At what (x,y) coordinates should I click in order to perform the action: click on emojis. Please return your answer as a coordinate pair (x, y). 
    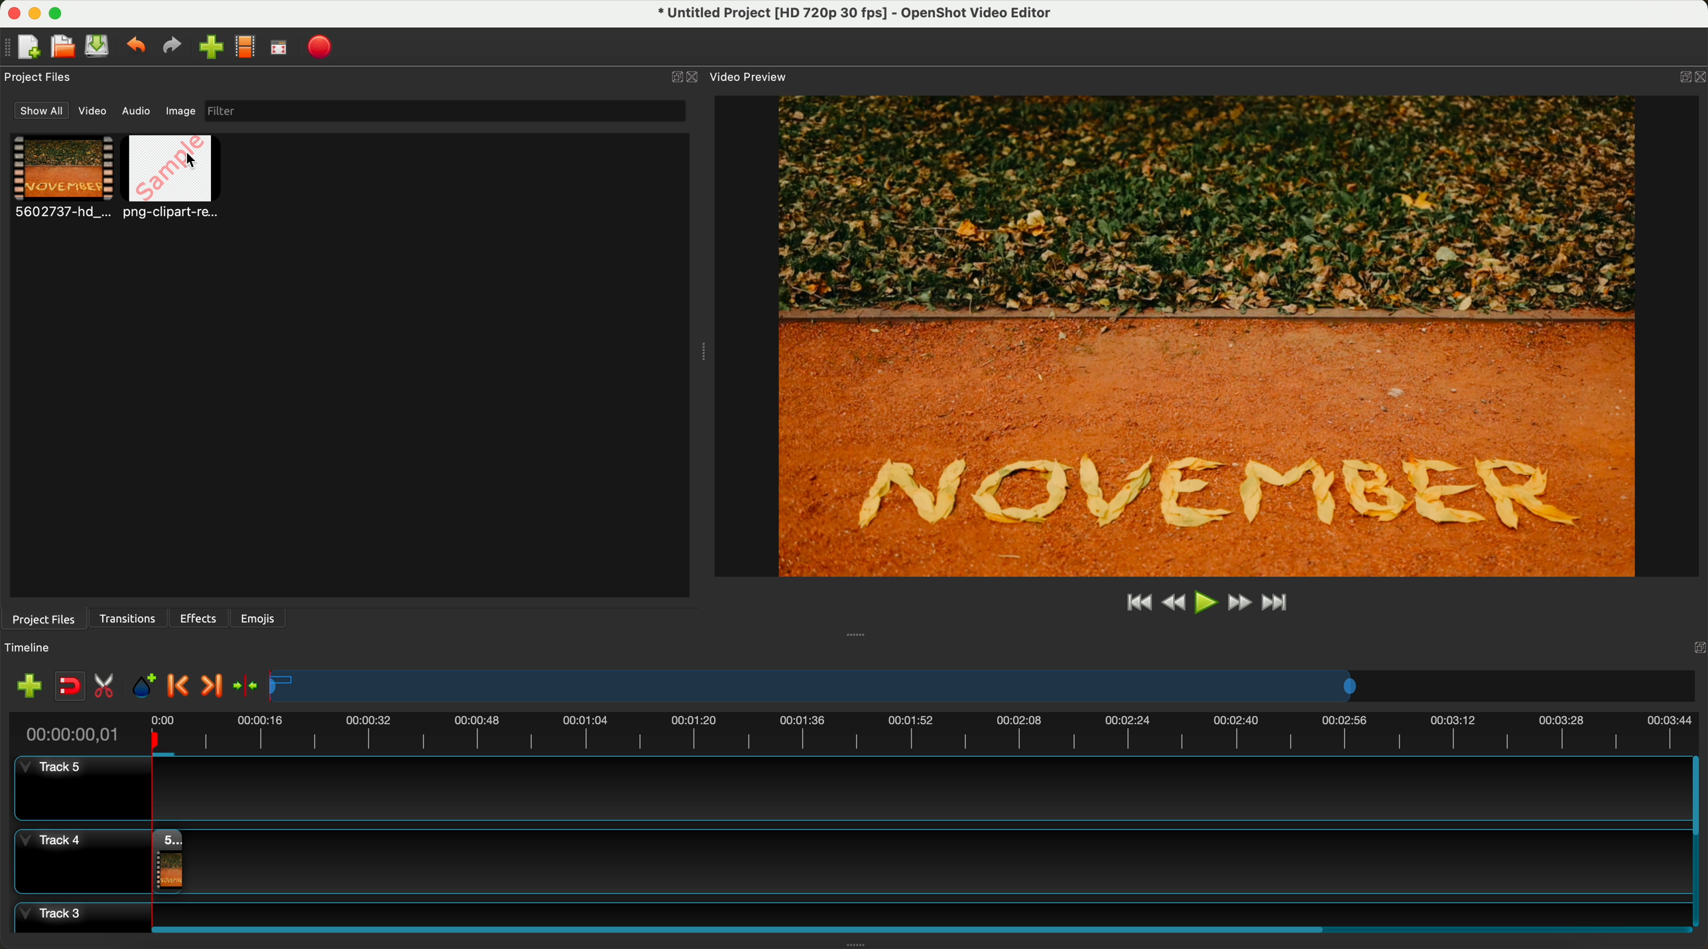
    Looking at the image, I should click on (258, 616).